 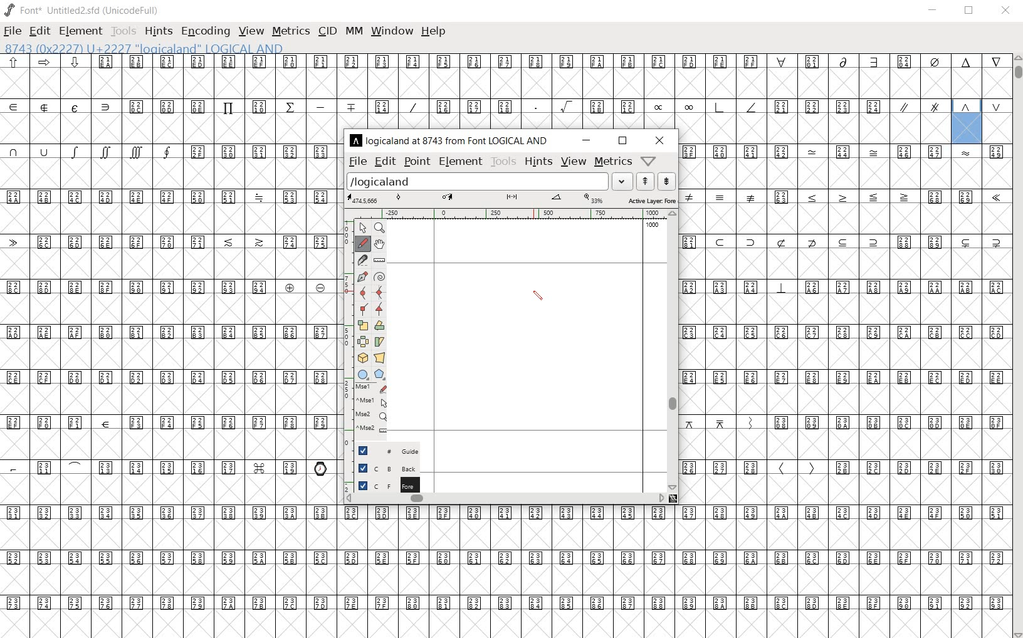 What do you see at coordinates (1017, 346) in the screenshot?
I see `scrollbar` at bounding box center [1017, 346].